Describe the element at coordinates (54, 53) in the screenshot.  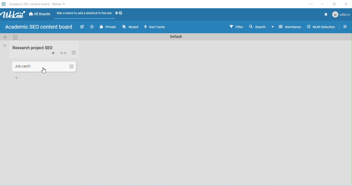
I see `add card to top of list` at that location.